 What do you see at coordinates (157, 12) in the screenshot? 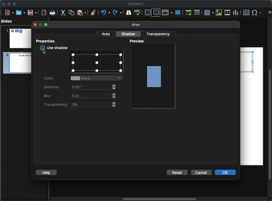
I see `Snap to grid` at bounding box center [157, 12].